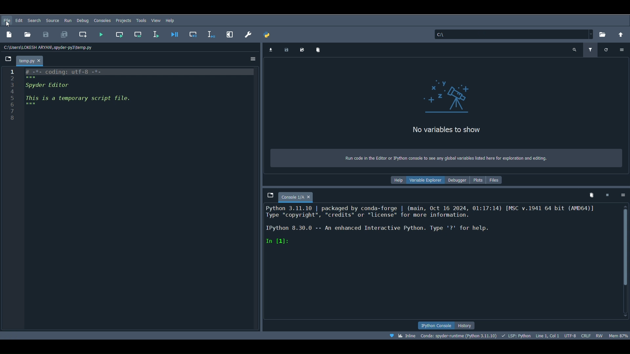 The image size is (630, 354). I want to click on History, so click(465, 325).